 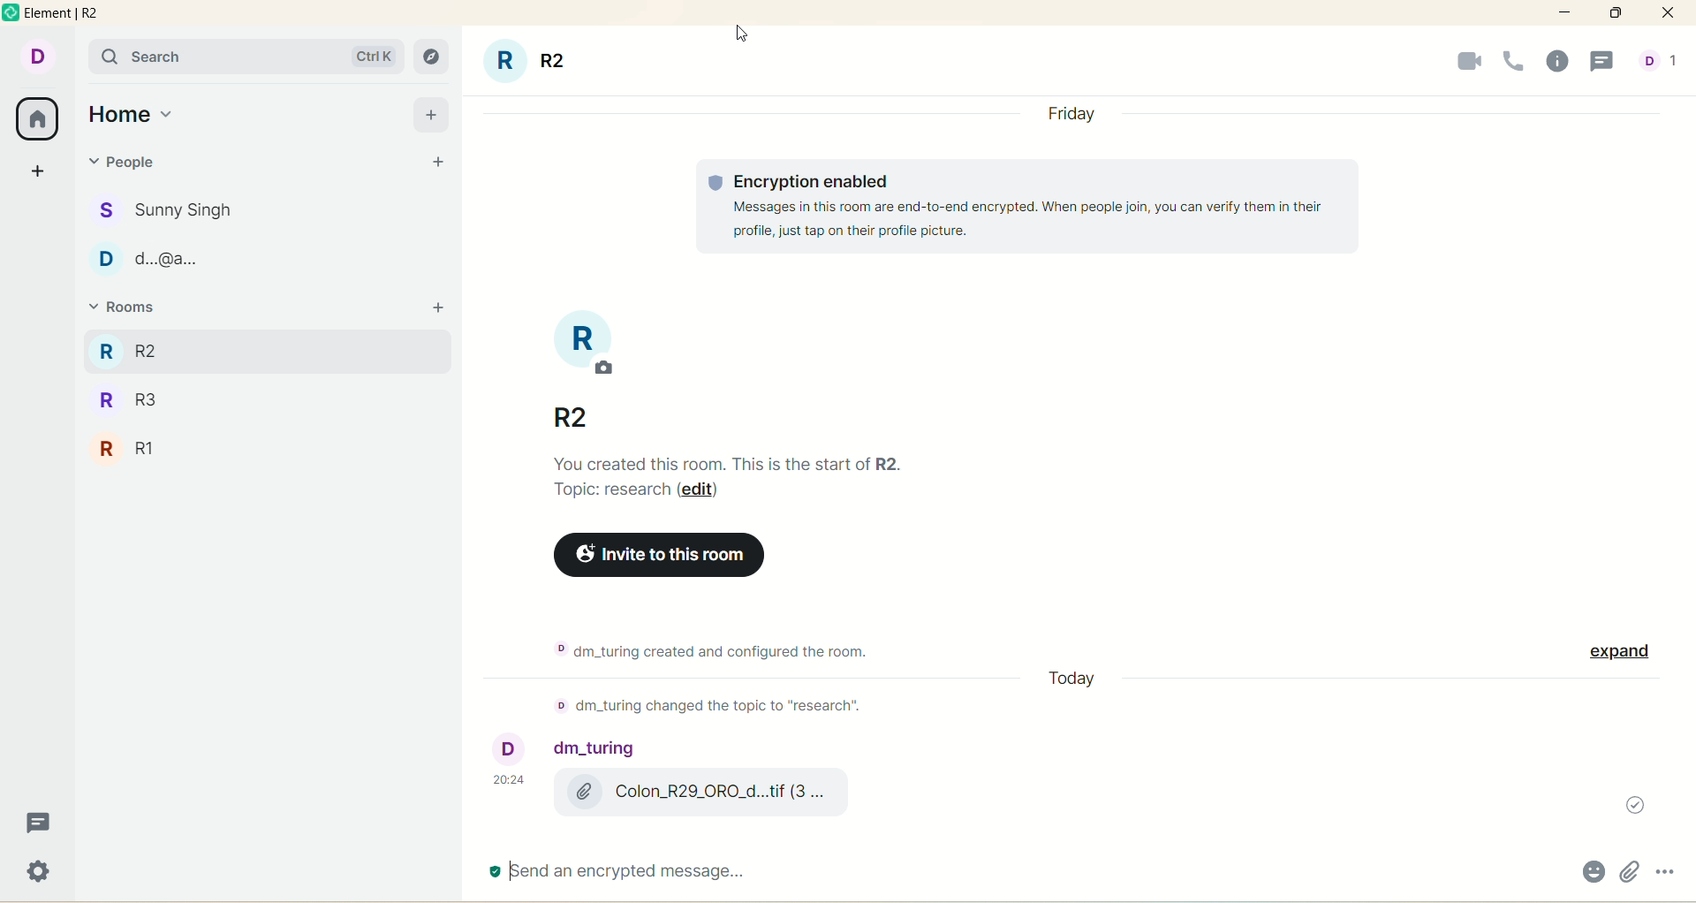 What do you see at coordinates (1078, 110) in the screenshot?
I see `day` at bounding box center [1078, 110].